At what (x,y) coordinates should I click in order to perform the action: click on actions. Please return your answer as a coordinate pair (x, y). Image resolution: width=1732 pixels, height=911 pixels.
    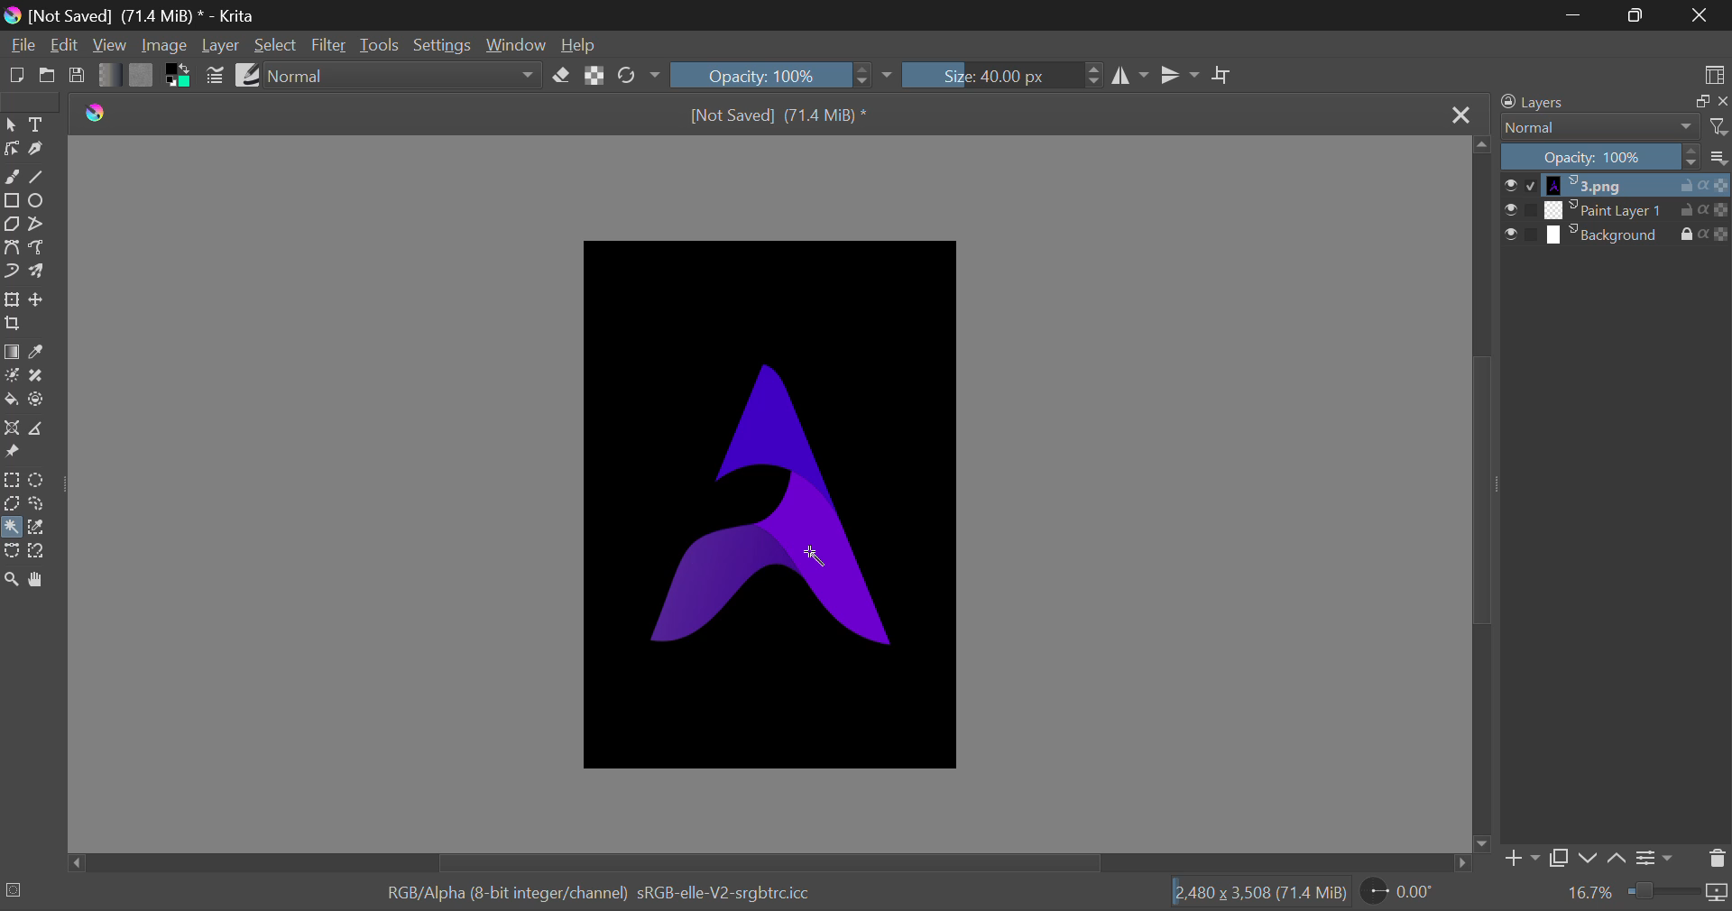
    Looking at the image, I should click on (1704, 234).